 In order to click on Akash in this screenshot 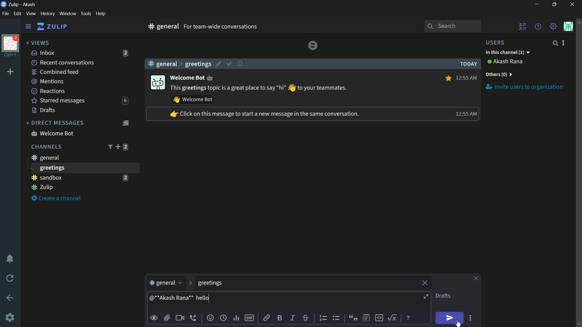, I will do `click(29, 5)`.